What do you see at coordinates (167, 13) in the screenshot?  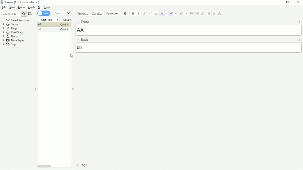 I see `Change color` at bounding box center [167, 13].